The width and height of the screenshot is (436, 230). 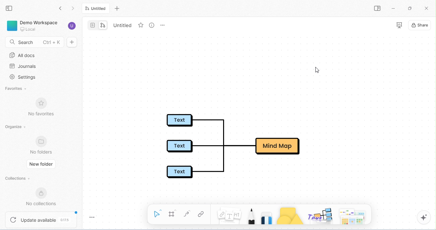 What do you see at coordinates (23, 67) in the screenshot?
I see `journal` at bounding box center [23, 67].